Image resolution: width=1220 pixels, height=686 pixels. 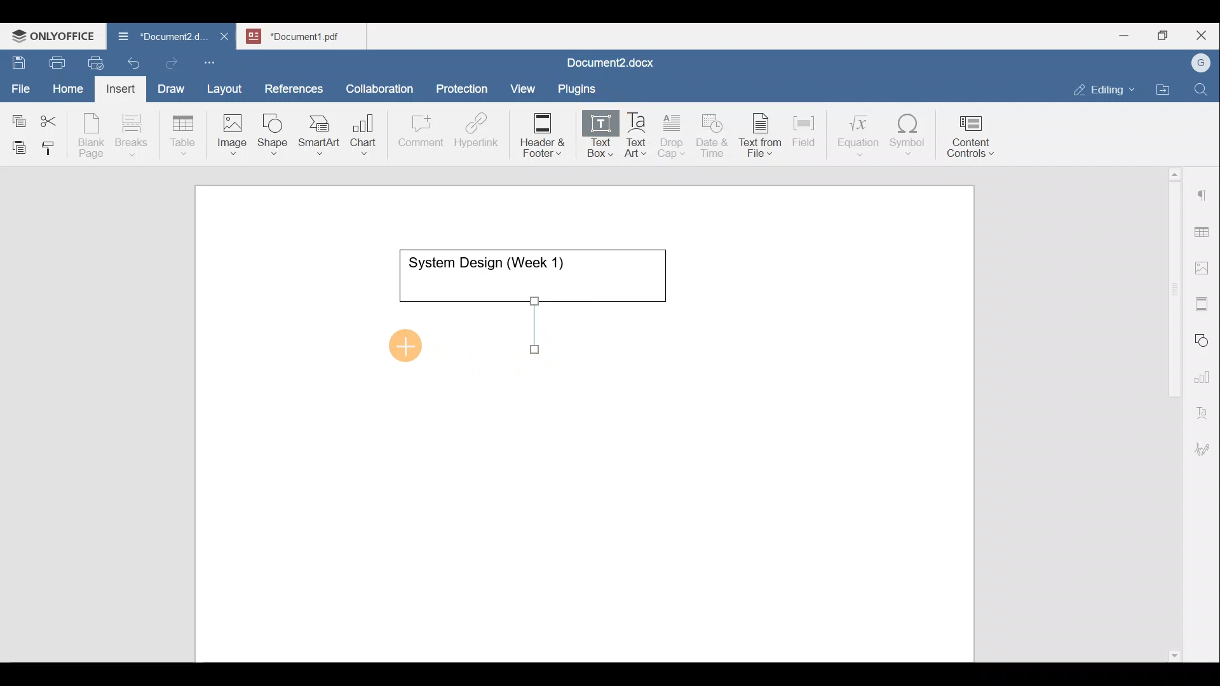 I want to click on Image, so click(x=236, y=130).